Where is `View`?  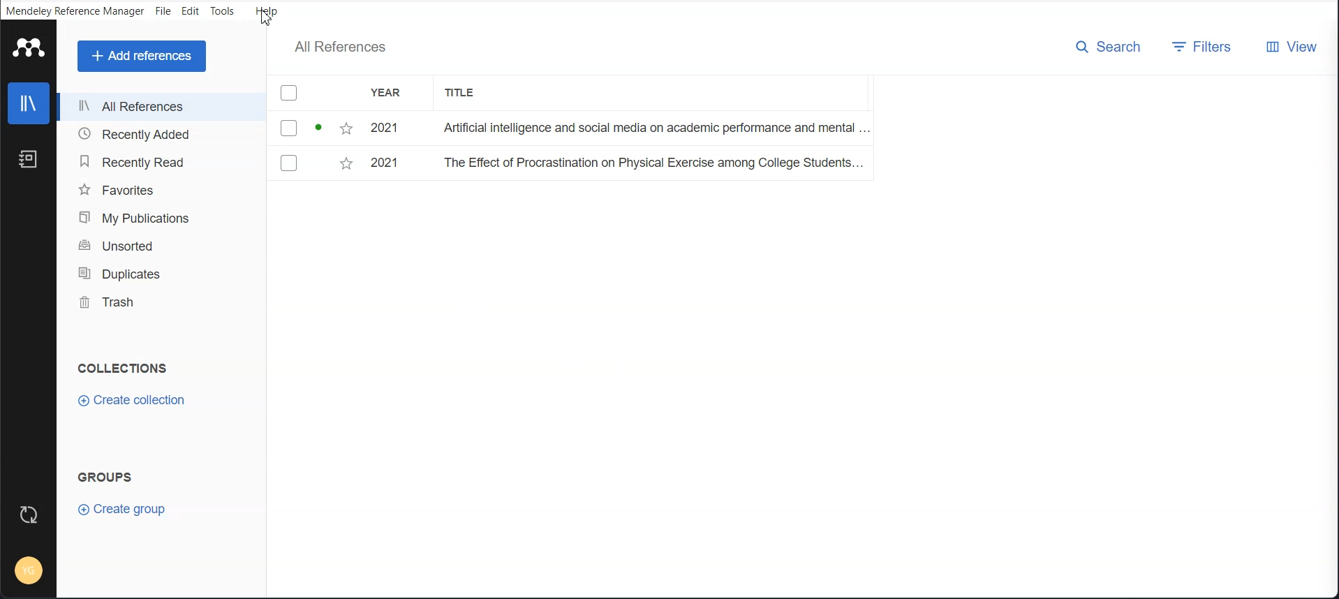
View is located at coordinates (1294, 47).